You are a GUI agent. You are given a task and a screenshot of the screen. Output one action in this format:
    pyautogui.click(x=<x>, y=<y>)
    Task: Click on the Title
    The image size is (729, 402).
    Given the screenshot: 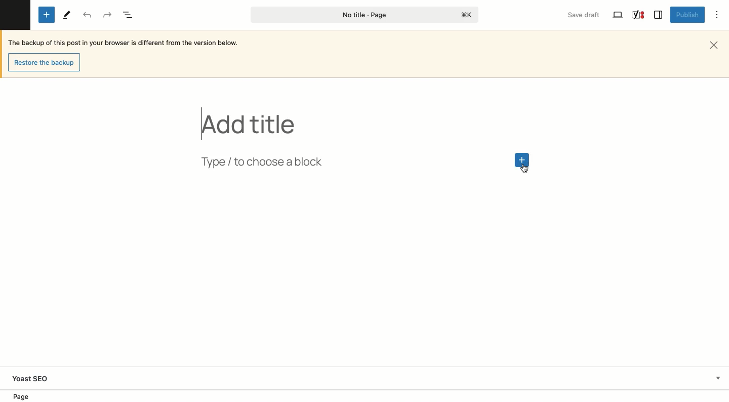 What is the action you would take?
    pyautogui.click(x=252, y=124)
    